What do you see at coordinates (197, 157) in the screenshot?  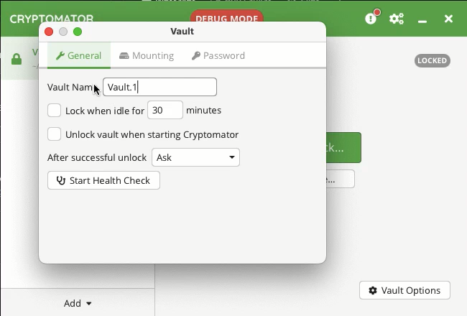 I see `Ask` at bounding box center [197, 157].